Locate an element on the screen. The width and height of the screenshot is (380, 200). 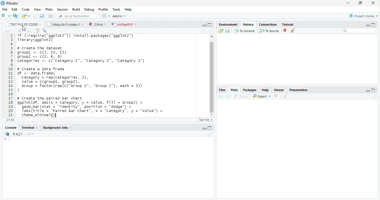
maximize is located at coordinates (374, 25).